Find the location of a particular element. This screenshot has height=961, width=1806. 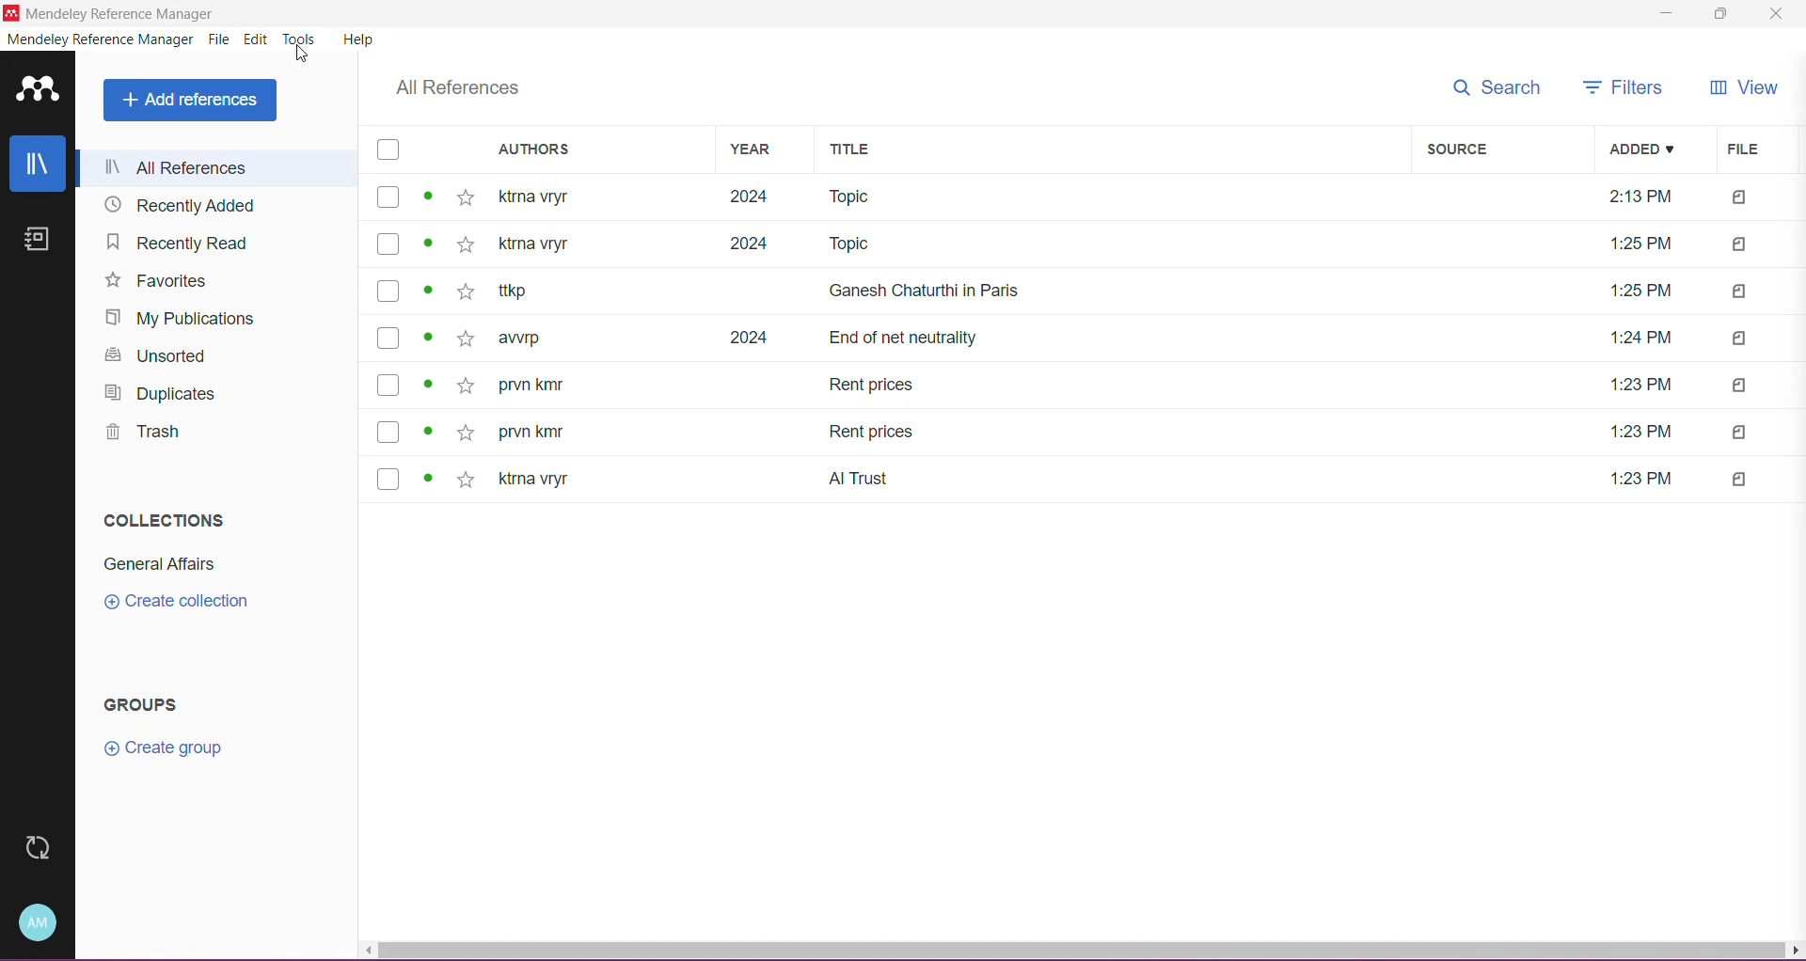

author is located at coordinates (535, 390).